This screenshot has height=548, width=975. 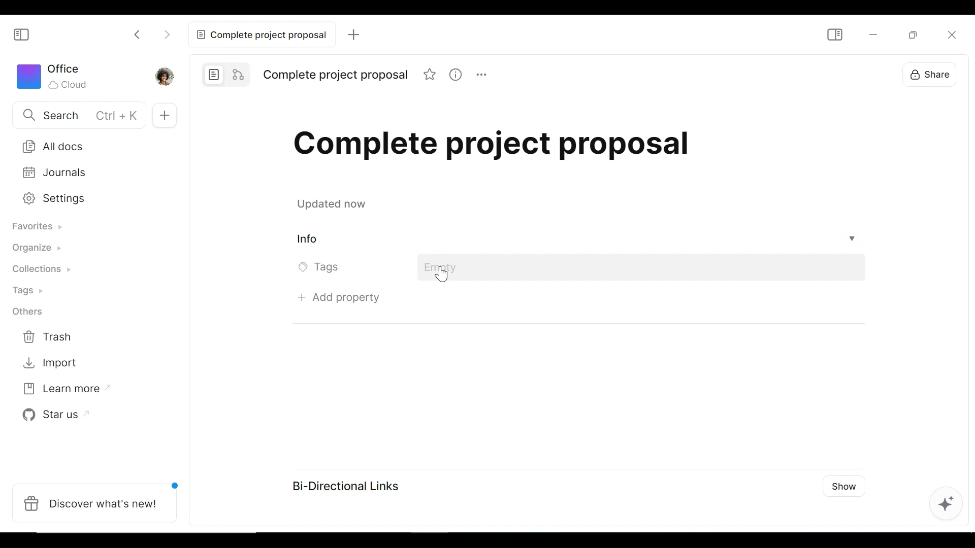 What do you see at coordinates (260, 35) in the screenshot?
I see `Current tab` at bounding box center [260, 35].